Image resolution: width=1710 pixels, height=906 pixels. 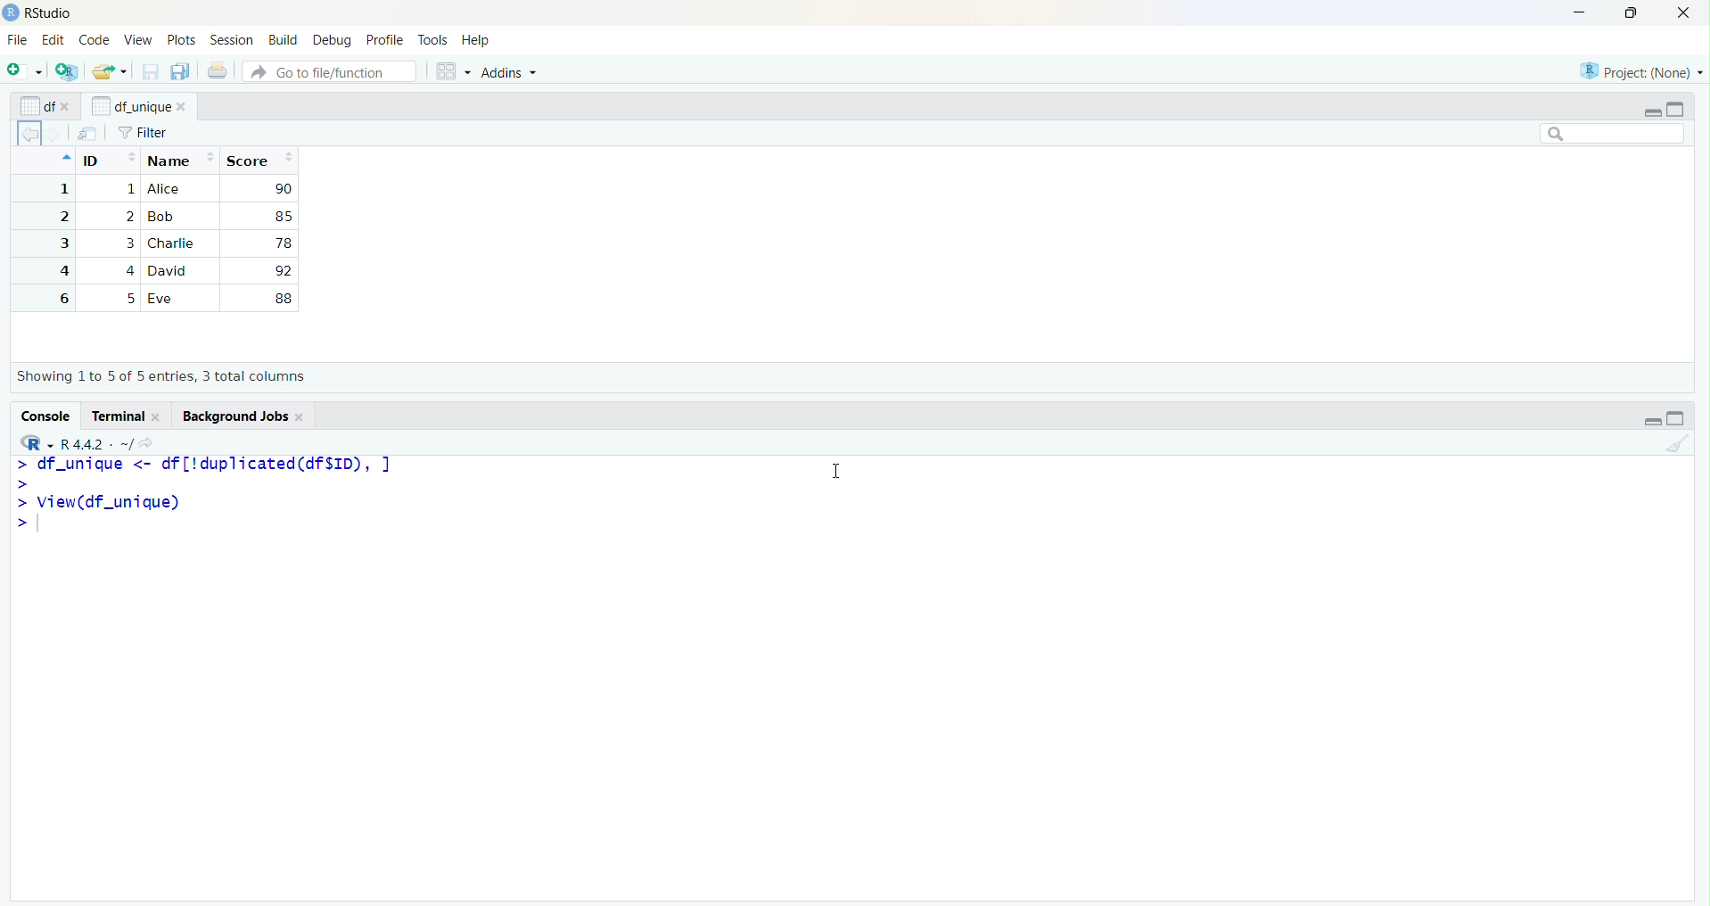 What do you see at coordinates (53, 39) in the screenshot?
I see `Edit` at bounding box center [53, 39].